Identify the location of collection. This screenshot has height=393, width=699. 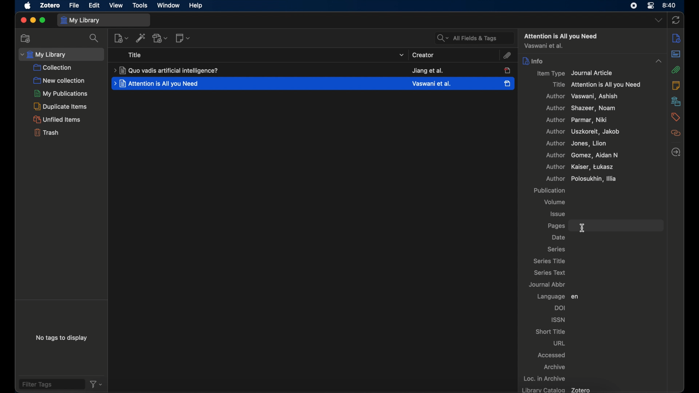
(53, 68).